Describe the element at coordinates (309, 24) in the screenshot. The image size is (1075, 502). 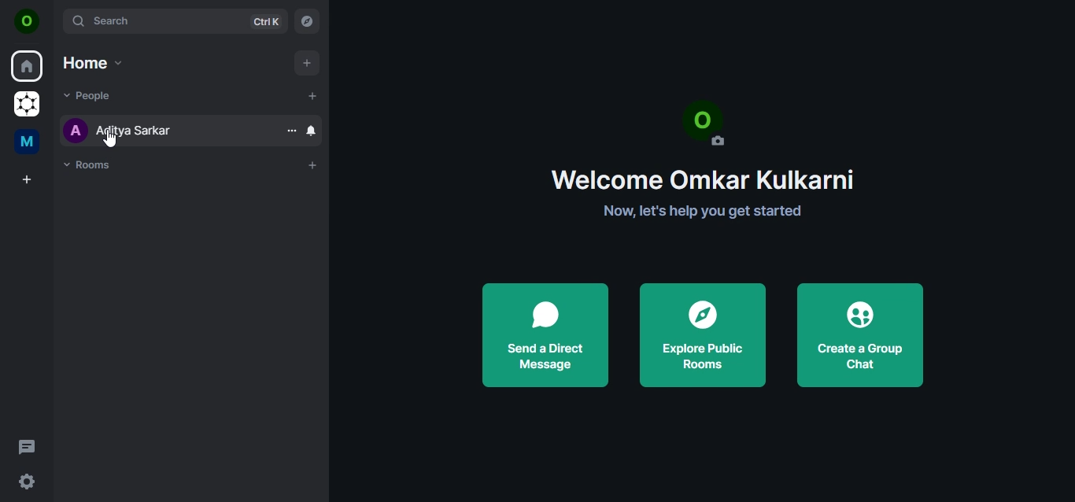
I see `explore room` at that location.